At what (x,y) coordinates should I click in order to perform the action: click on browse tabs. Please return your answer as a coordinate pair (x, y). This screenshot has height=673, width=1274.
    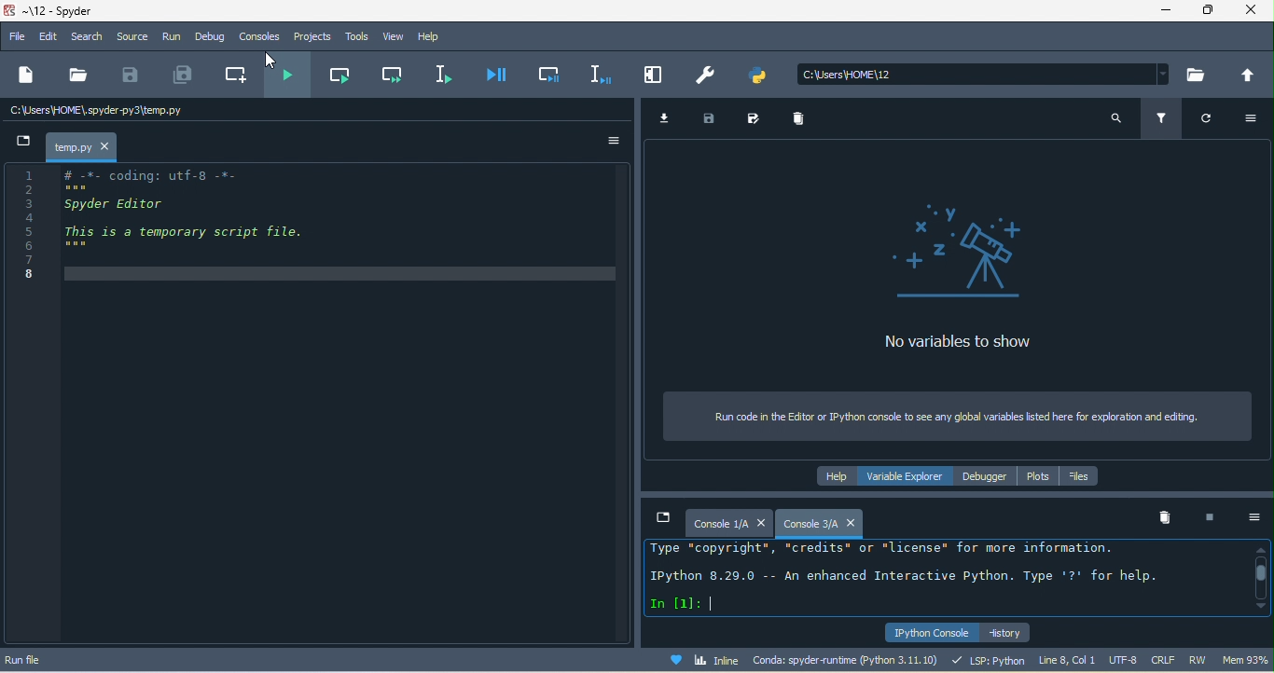
    Looking at the image, I should click on (19, 144).